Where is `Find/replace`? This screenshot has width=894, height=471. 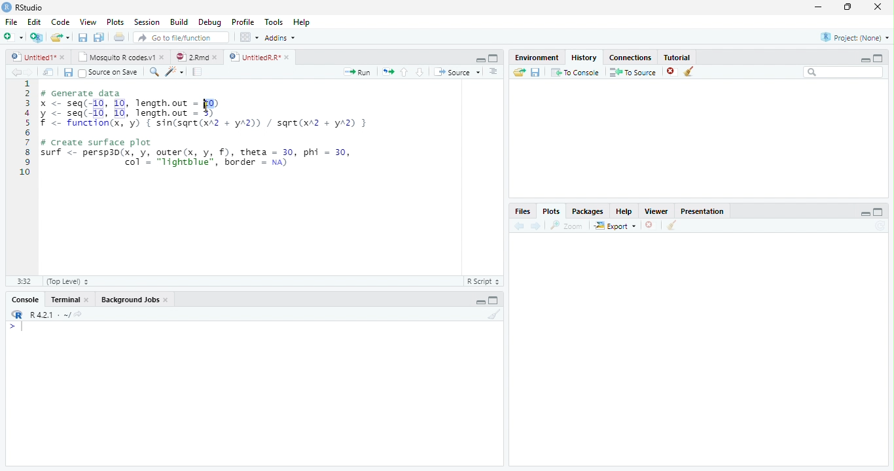 Find/replace is located at coordinates (153, 72).